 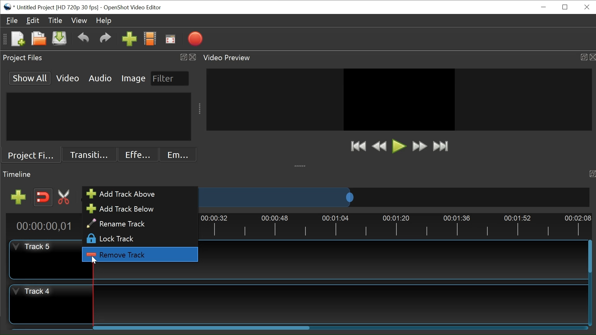 I want to click on Show All, so click(x=30, y=78).